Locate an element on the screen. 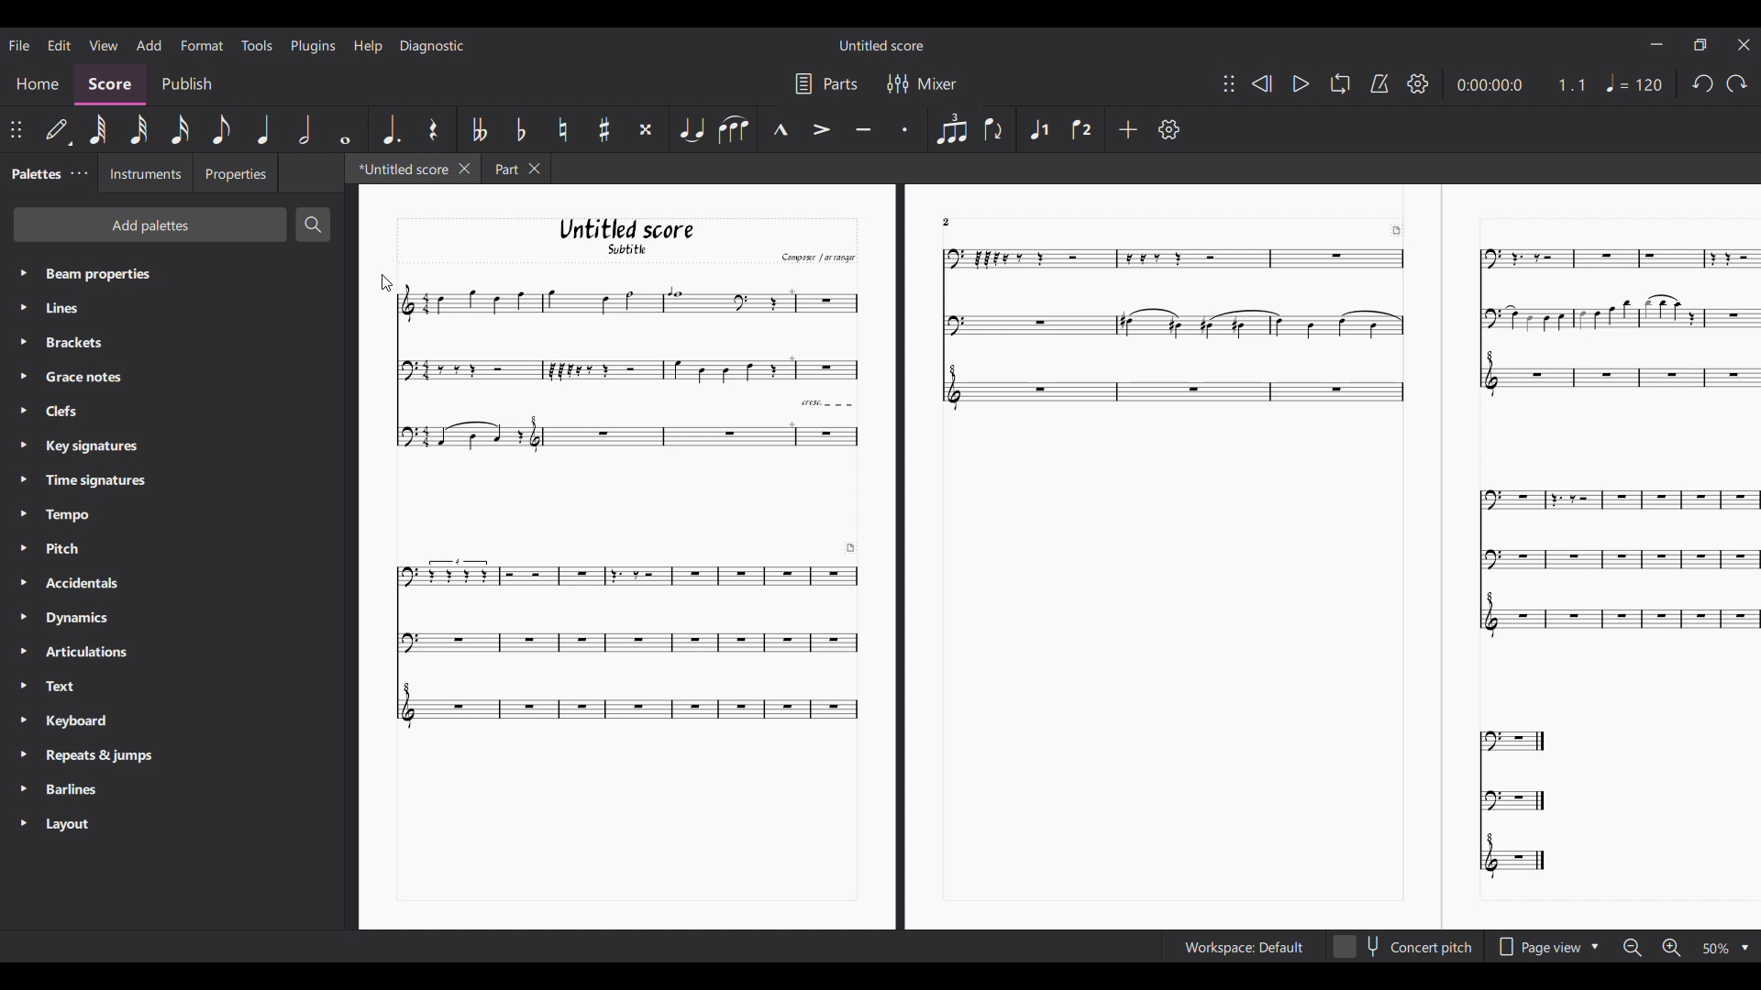  Change position is located at coordinates (16, 130).